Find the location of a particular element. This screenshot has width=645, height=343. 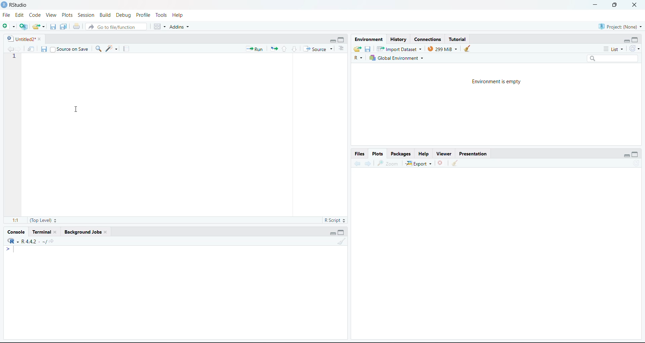

go back to the previous source location is located at coordinates (11, 49).